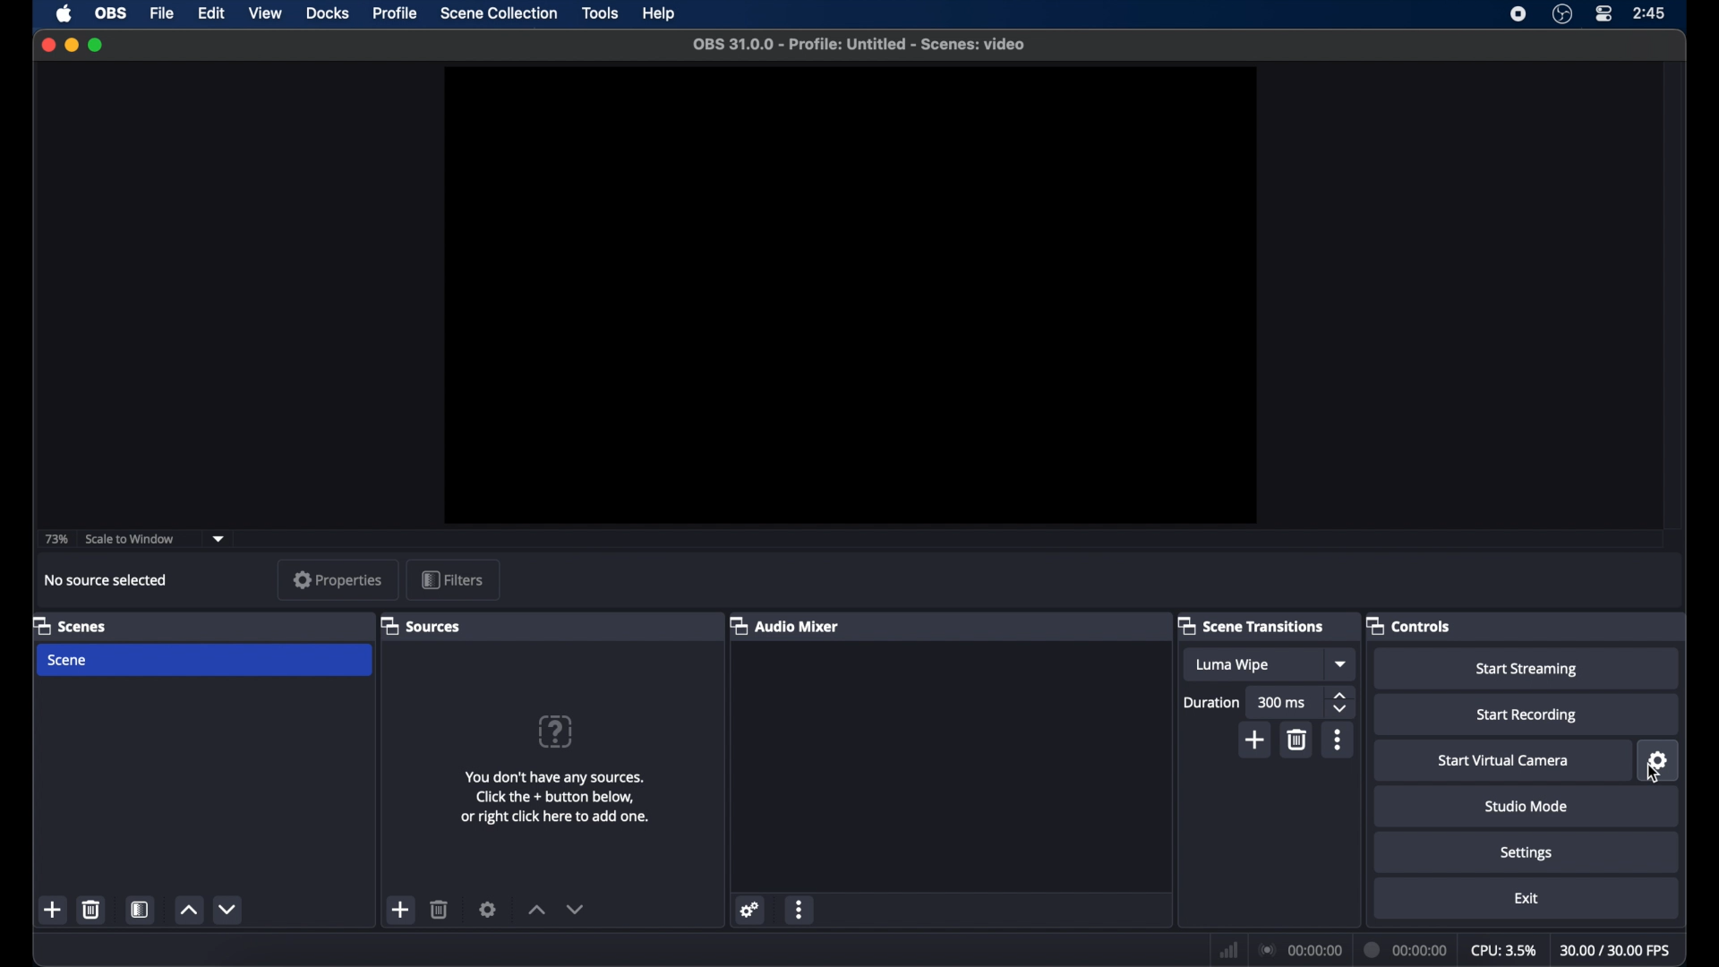 Image resolution: width=1719 pixels, height=967 pixels. Describe the element at coordinates (113, 13) in the screenshot. I see `obs` at that location.